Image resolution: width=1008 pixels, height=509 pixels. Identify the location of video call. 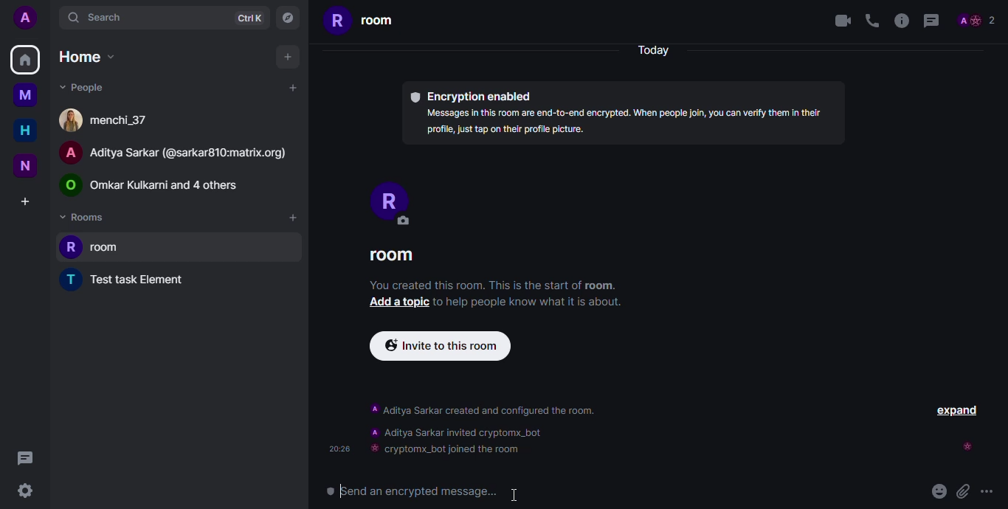
(839, 23).